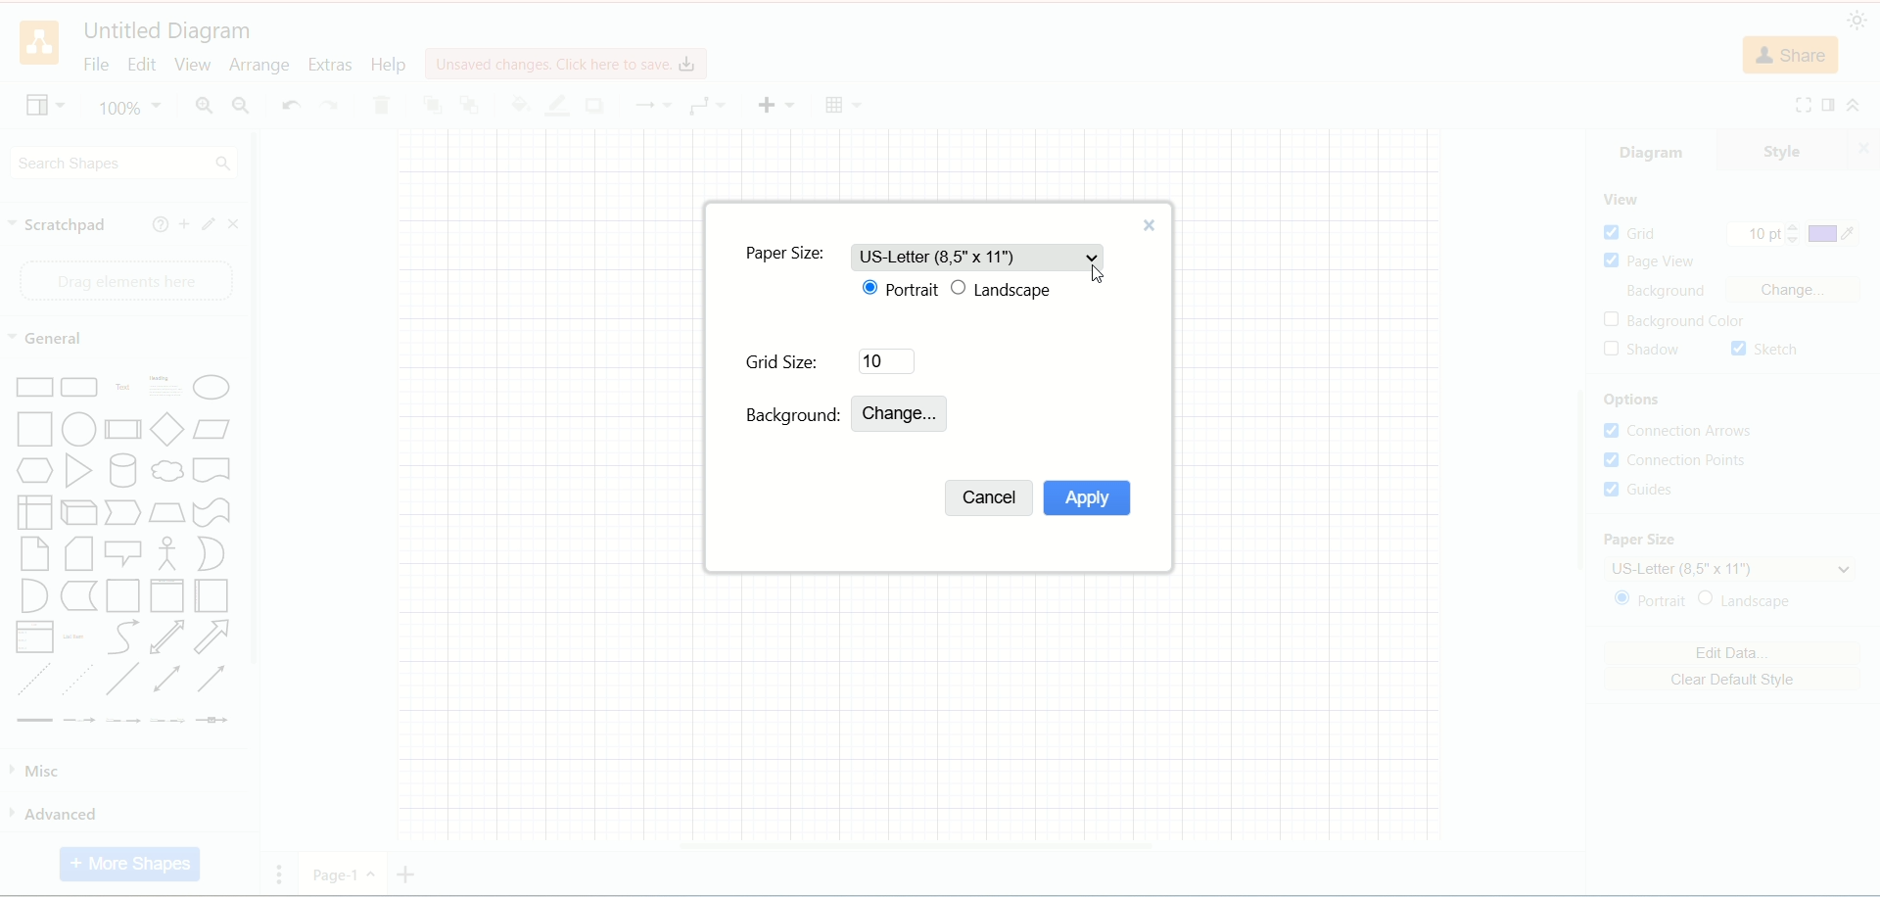 Image resolution: width=1880 pixels, height=897 pixels. What do you see at coordinates (389, 65) in the screenshot?
I see `help` at bounding box center [389, 65].